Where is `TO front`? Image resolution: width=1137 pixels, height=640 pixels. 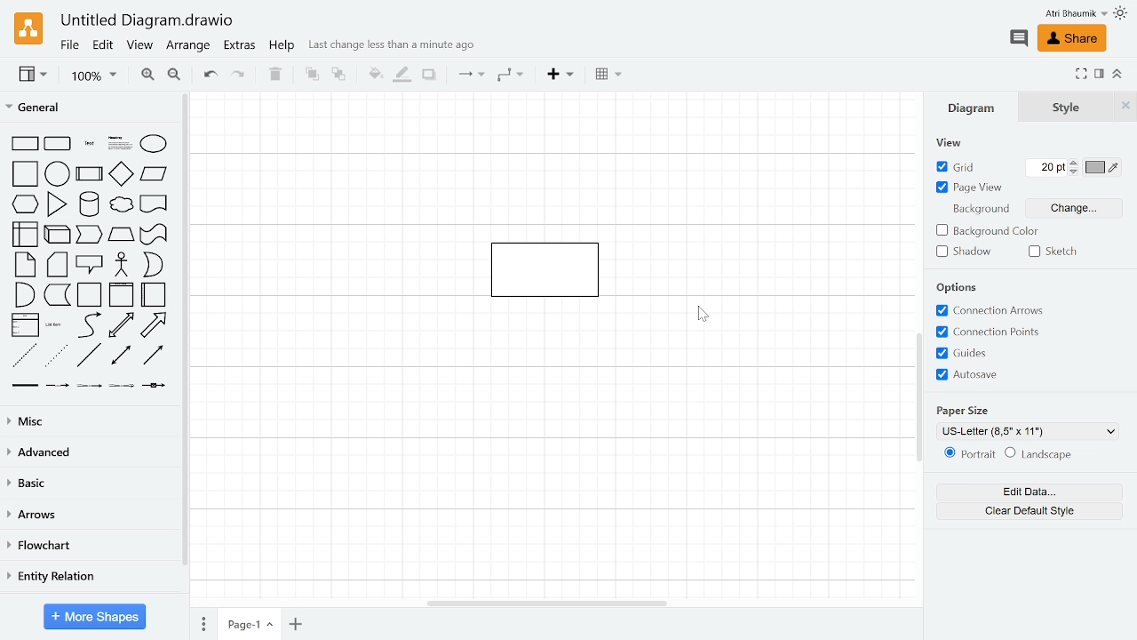
TO front is located at coordinates (313, 76).